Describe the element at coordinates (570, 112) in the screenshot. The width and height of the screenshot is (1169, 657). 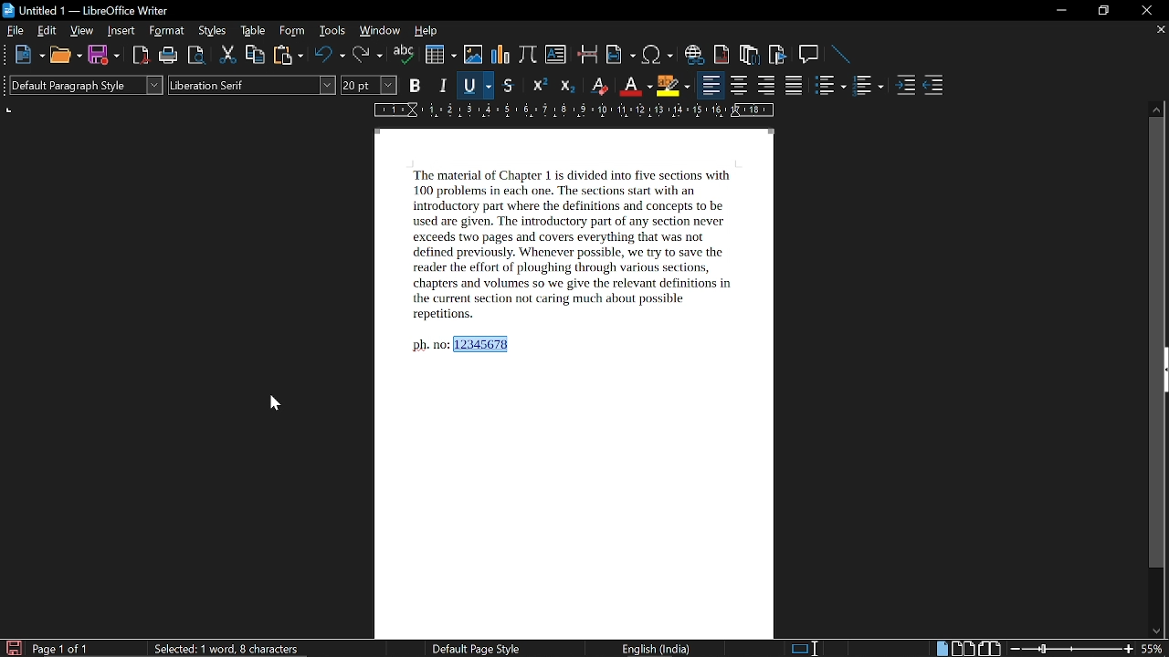
I see `scale` at that location.